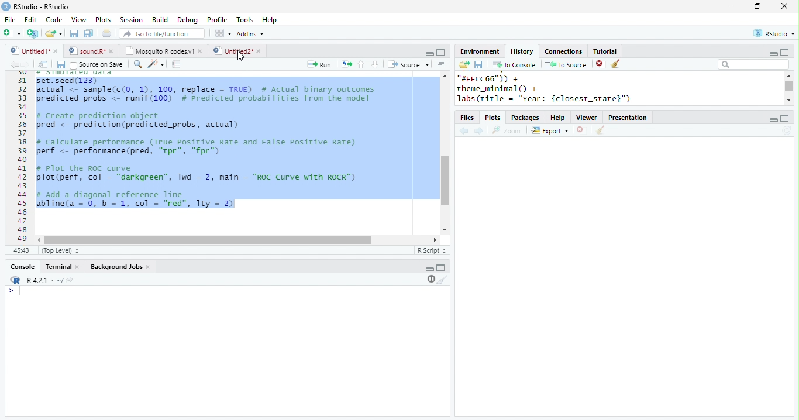  What do you see at coordinates (232, 50) in the screenshot?
I see `Untitled 2` at bounding box center [232, 50].